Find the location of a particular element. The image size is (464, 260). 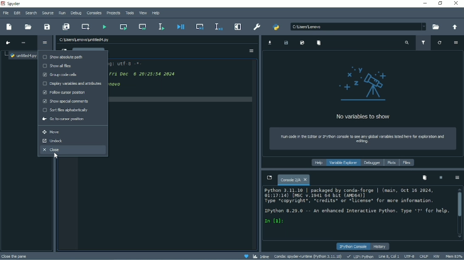

Browse tabs is located at coordinates (65, 50).